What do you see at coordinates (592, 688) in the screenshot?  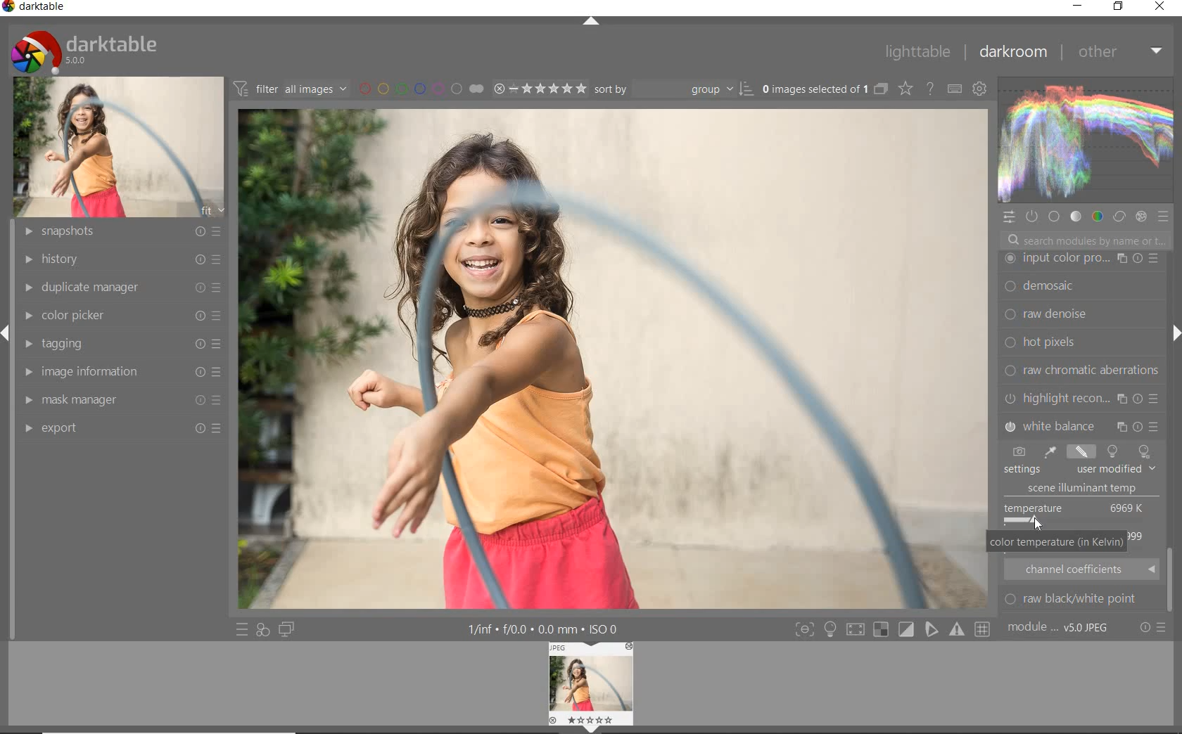 I see `image preview` at bounding box center [592, 688].